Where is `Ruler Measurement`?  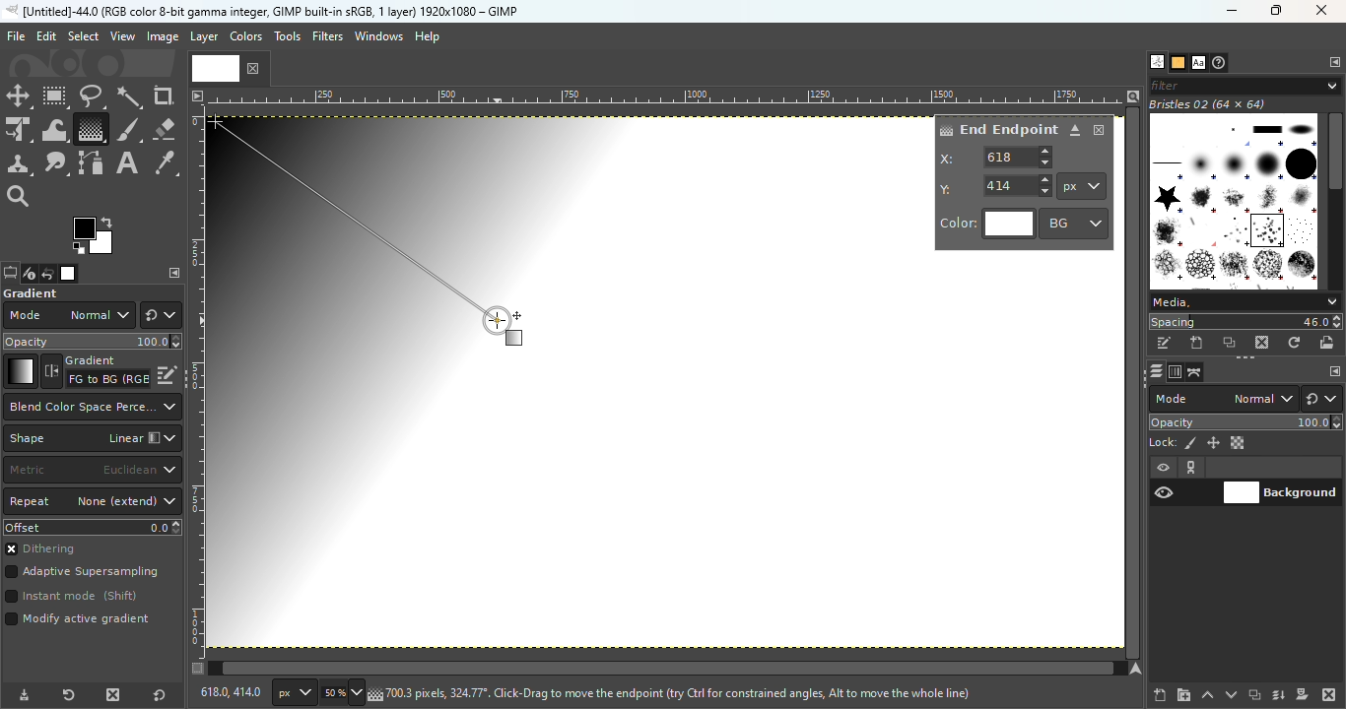
Ruler Measurement is located at coordinates (667, 96).